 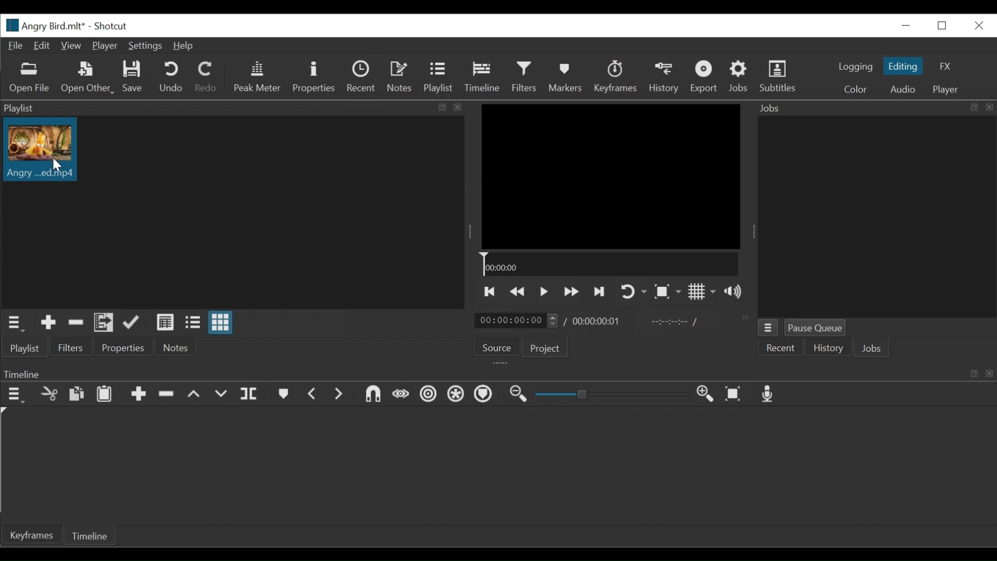 I want to click on lift, so click(x=195, y=394).